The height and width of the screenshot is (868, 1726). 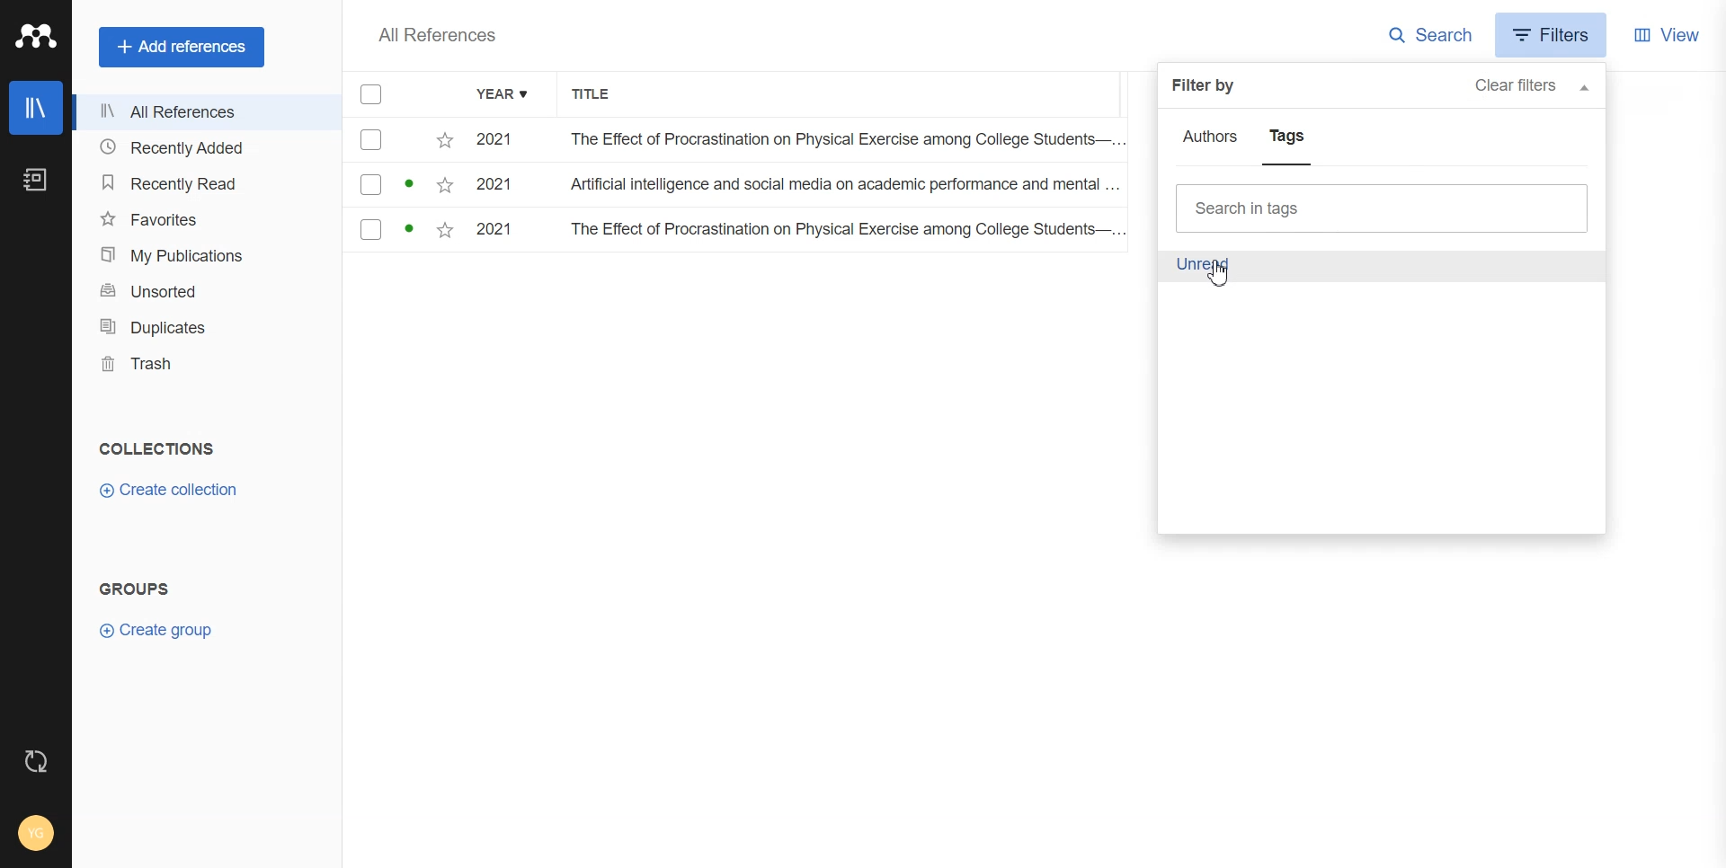 What do you see at coordinates (35, 181) in the screenshot?
I see `Notebook` at bounding box center [35, 181].